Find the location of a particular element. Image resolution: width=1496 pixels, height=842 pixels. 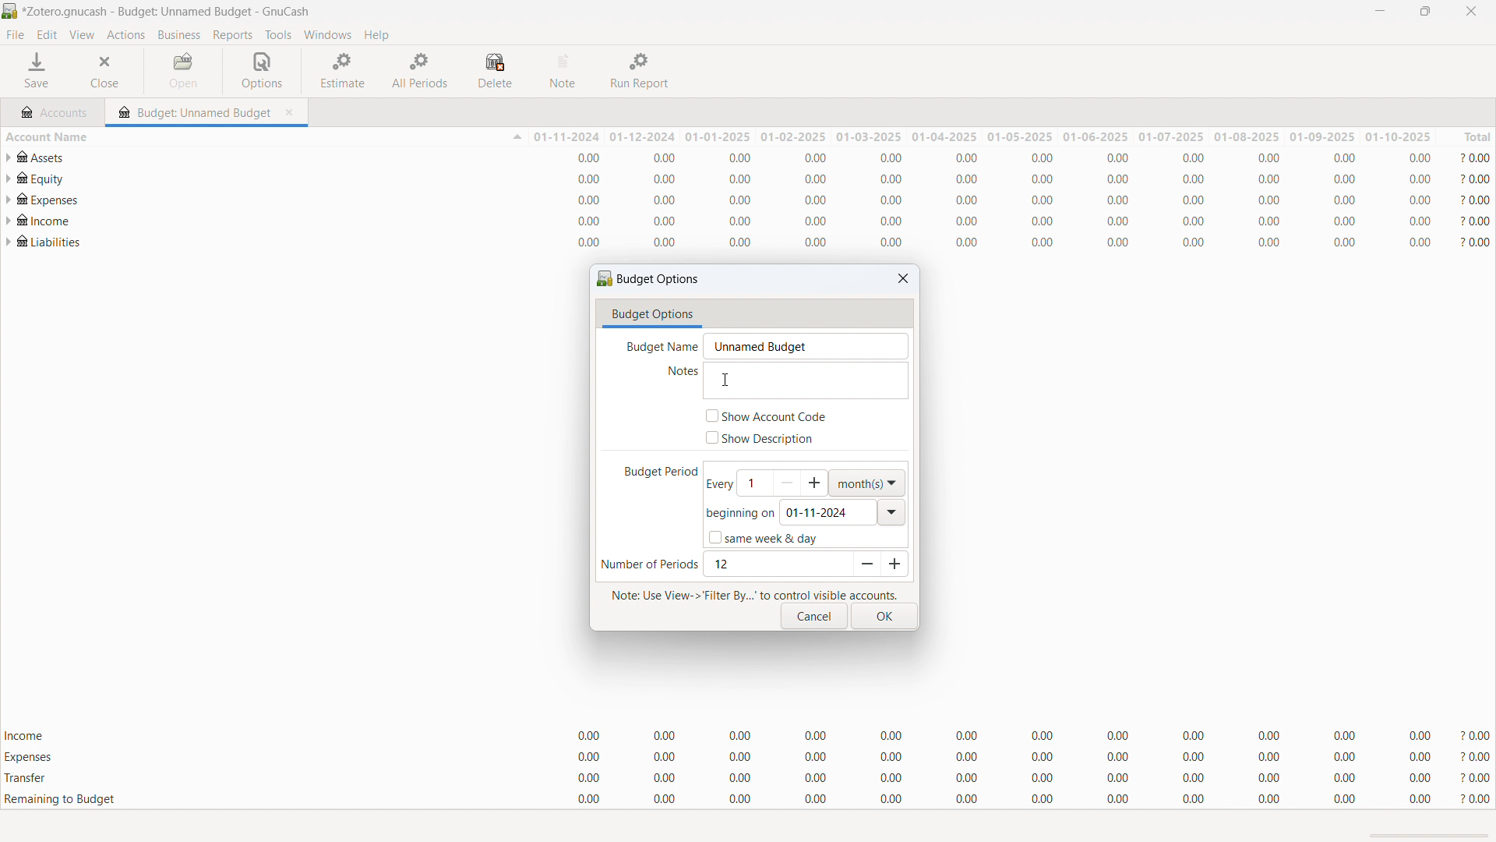

budget options is located at coordinates (652, 315).